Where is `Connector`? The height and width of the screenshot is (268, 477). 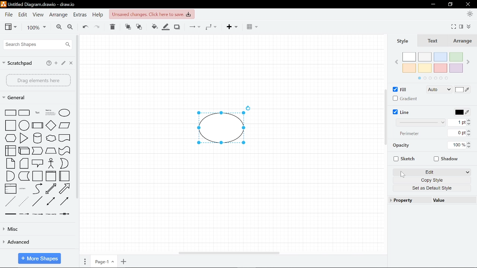
Connector is located at coordinates (193, 26).